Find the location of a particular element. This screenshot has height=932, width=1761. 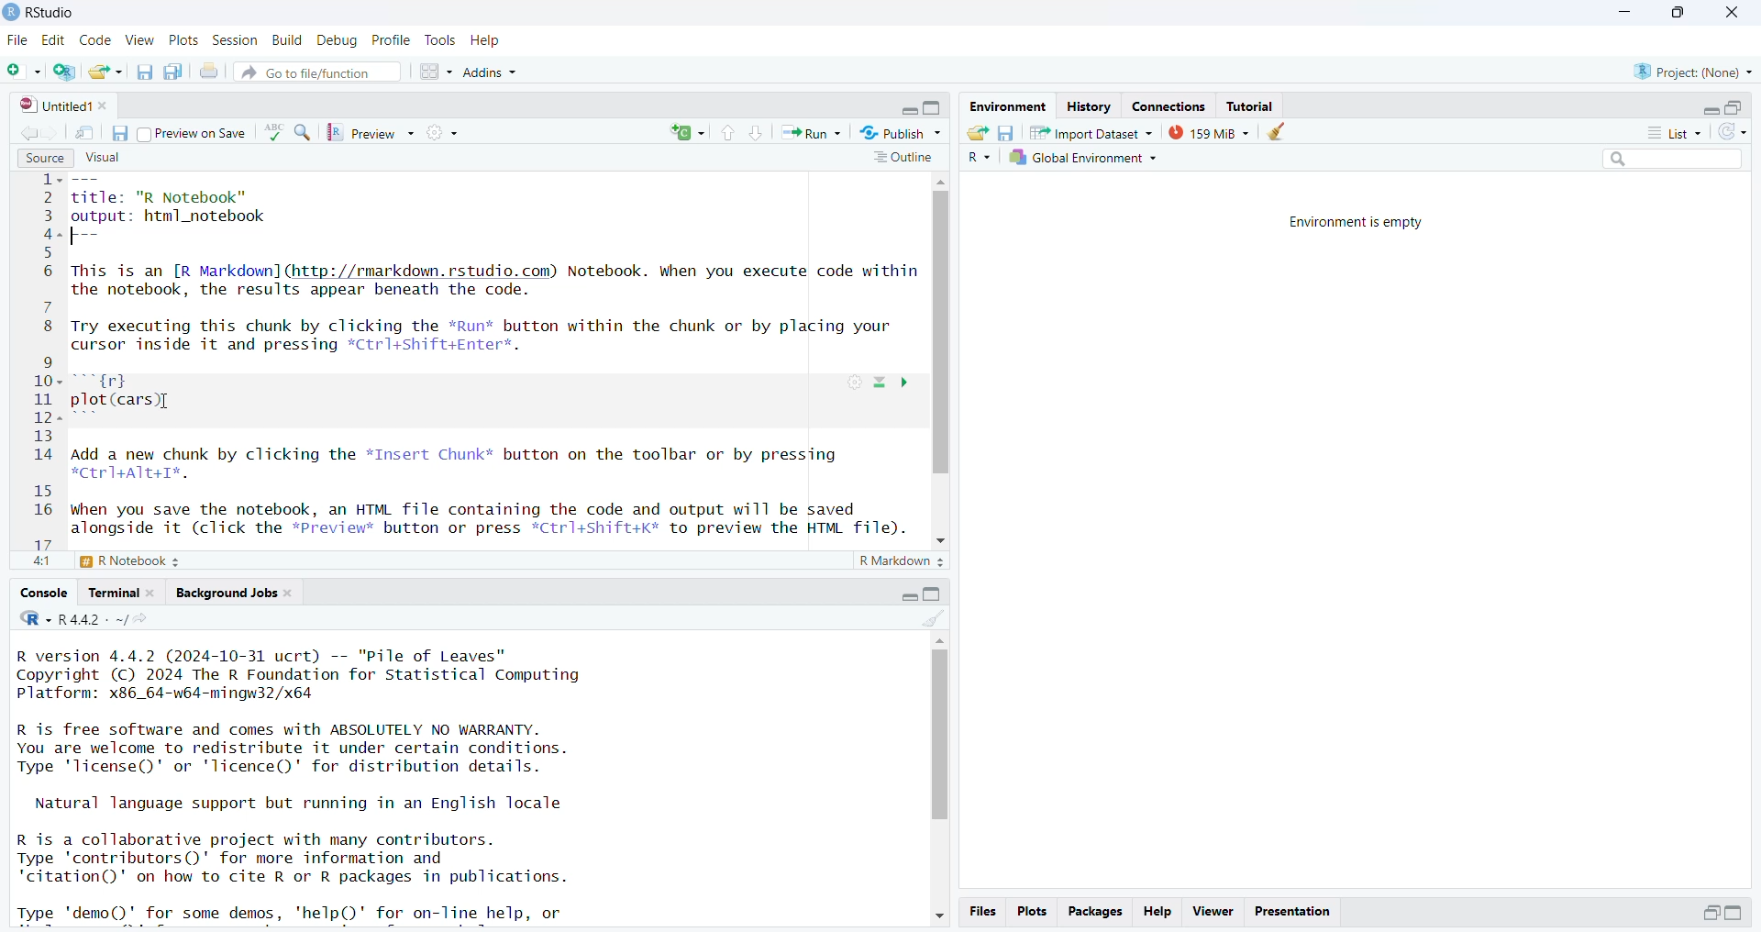

expand is located at coordinates (1737, 914).